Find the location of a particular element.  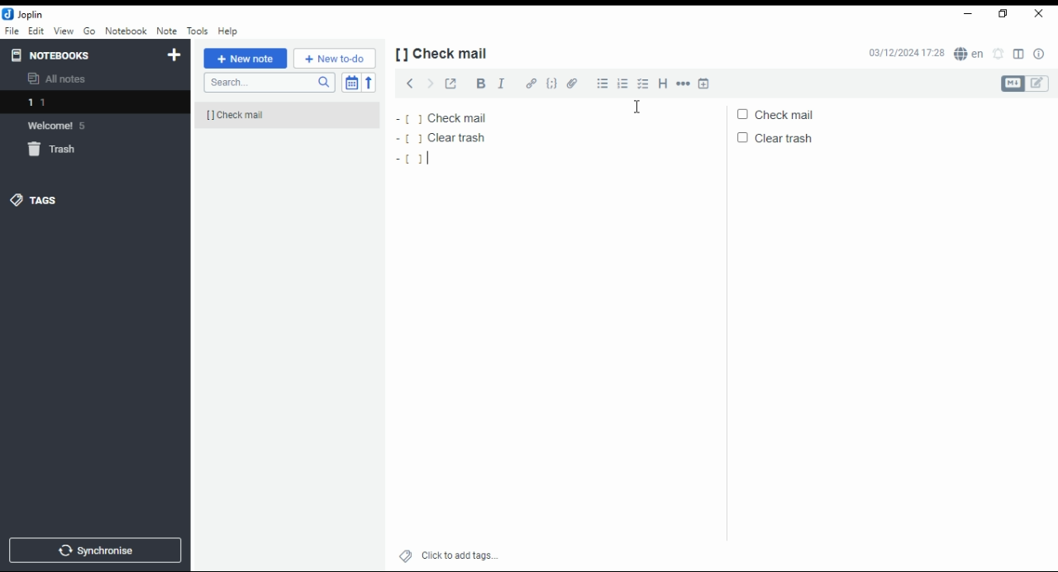

click to add tags is located at coordinates (449, 557).